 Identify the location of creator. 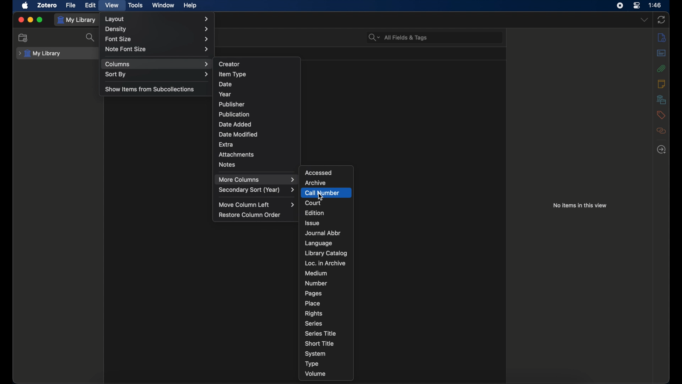
(230, 64).